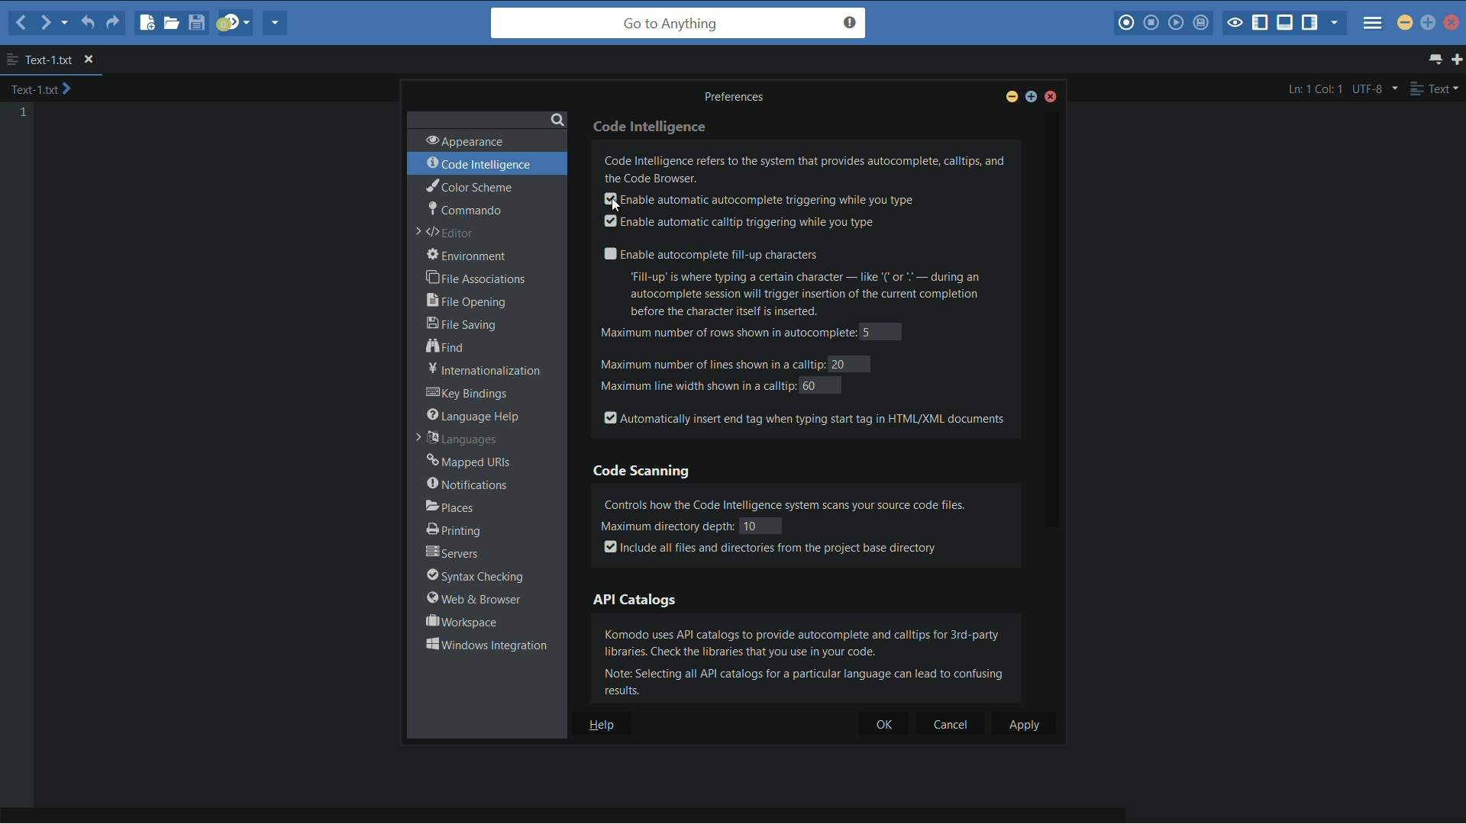  Describe the element at coordinates (1030, 99) in the screenshot. I see `maximize` at that location.